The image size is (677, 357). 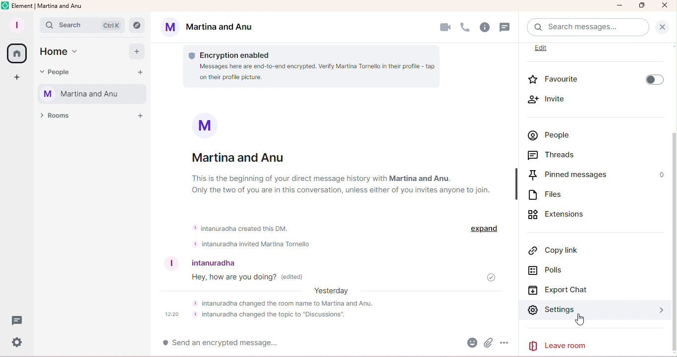 What do you see at coordinates (242, 261) in the screenshot?
I see `User` at bounding box center [242, 261].